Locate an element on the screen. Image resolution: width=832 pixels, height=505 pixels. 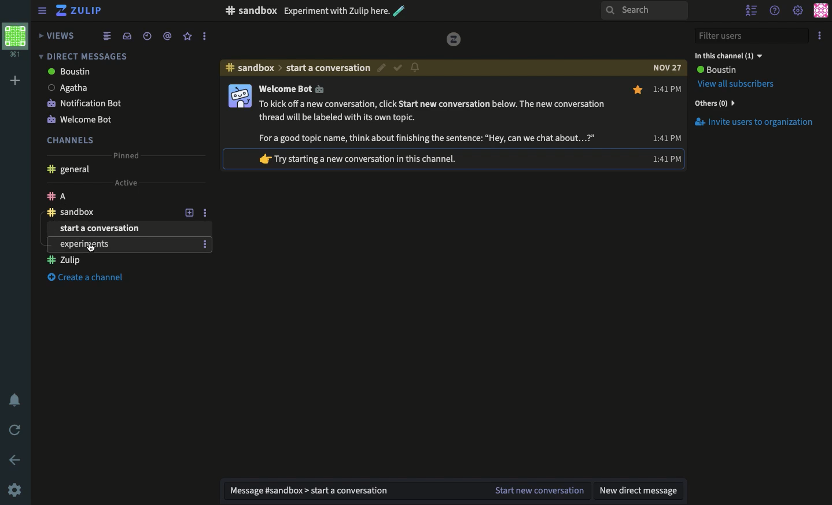
Pinned is located at coordinates (125, 154).